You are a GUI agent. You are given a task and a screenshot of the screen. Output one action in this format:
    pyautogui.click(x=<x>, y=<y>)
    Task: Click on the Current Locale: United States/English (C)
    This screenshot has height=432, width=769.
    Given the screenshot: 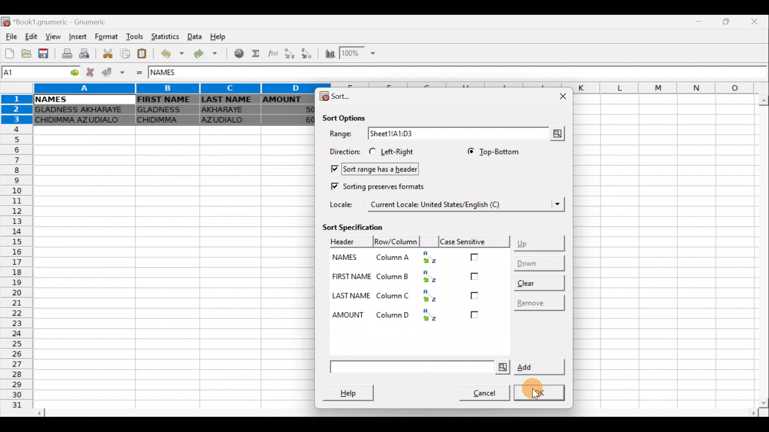 What is the action you would take?
    pyautogui.click(x=437, y=204)
    